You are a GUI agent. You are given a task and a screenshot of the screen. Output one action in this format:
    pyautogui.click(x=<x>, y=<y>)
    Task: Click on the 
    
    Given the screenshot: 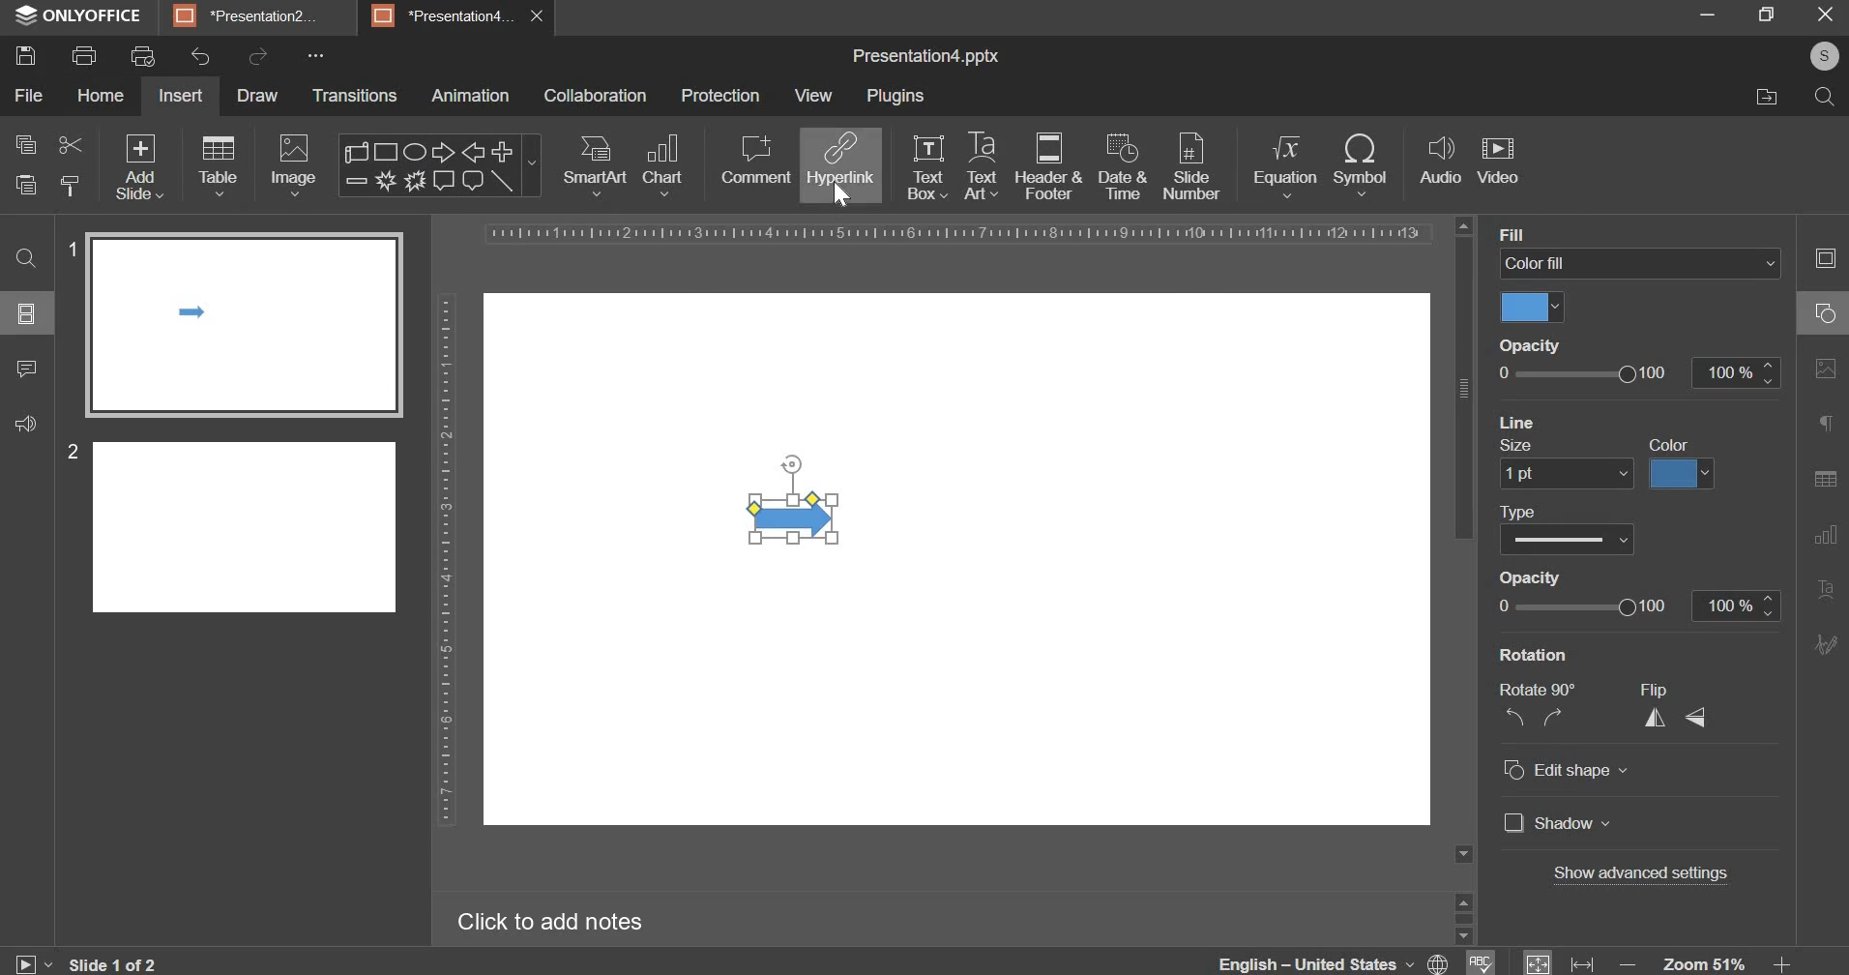 What is the action you would take?
    pyautogui.click(x=1691, y=473)
    